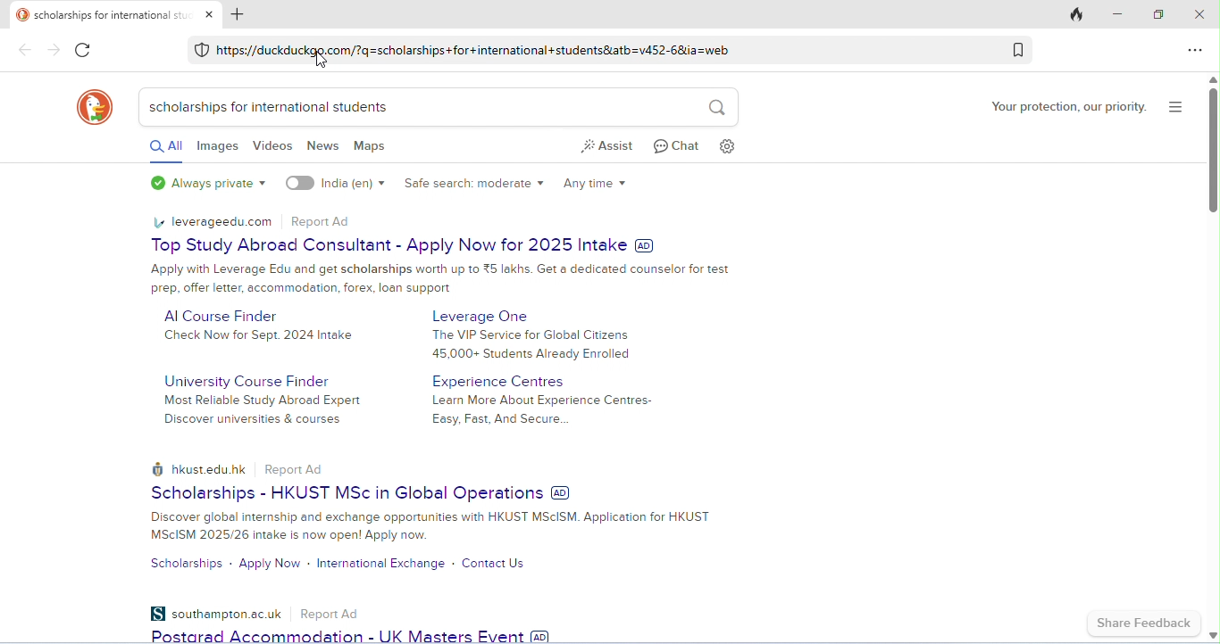 This screenshot has width=1220, height=644. What do you see at coordinates (486, 48) in the screenshot?
I see `hitps://duckduckgo.com/2q=scholarships +for +international +studentstatb=v452-68ia=web` at bounding box center [486, 48].